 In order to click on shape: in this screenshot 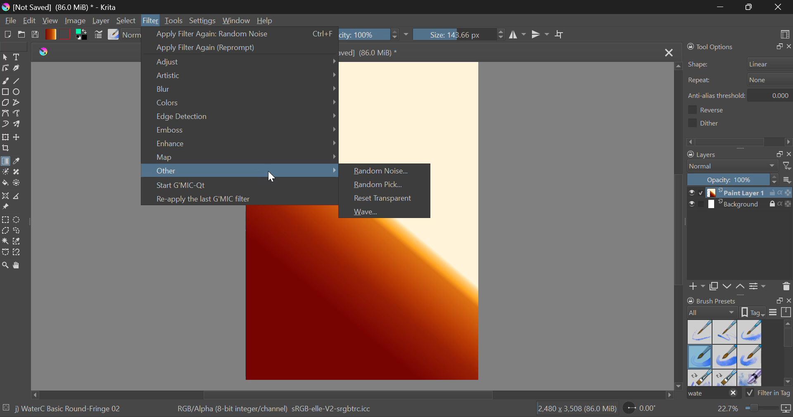, I will do `click(699, 65)`.